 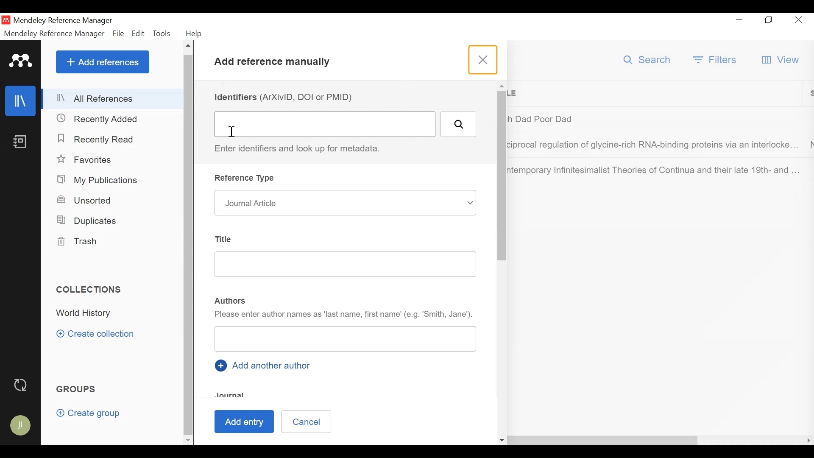 What do you see at coordinates (485, 60) in the screenshot?
I see `close` at bounding box center [485, 60].